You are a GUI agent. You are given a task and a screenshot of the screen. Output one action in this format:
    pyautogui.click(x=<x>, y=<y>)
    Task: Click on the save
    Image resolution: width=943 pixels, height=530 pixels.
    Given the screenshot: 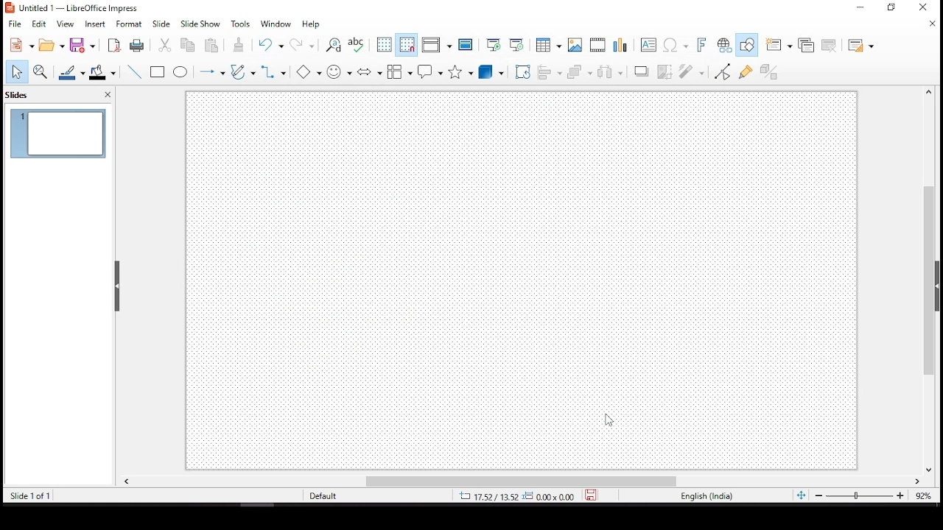 What is the action you would take?
    pyautogui.click(x=592, y=495)
    